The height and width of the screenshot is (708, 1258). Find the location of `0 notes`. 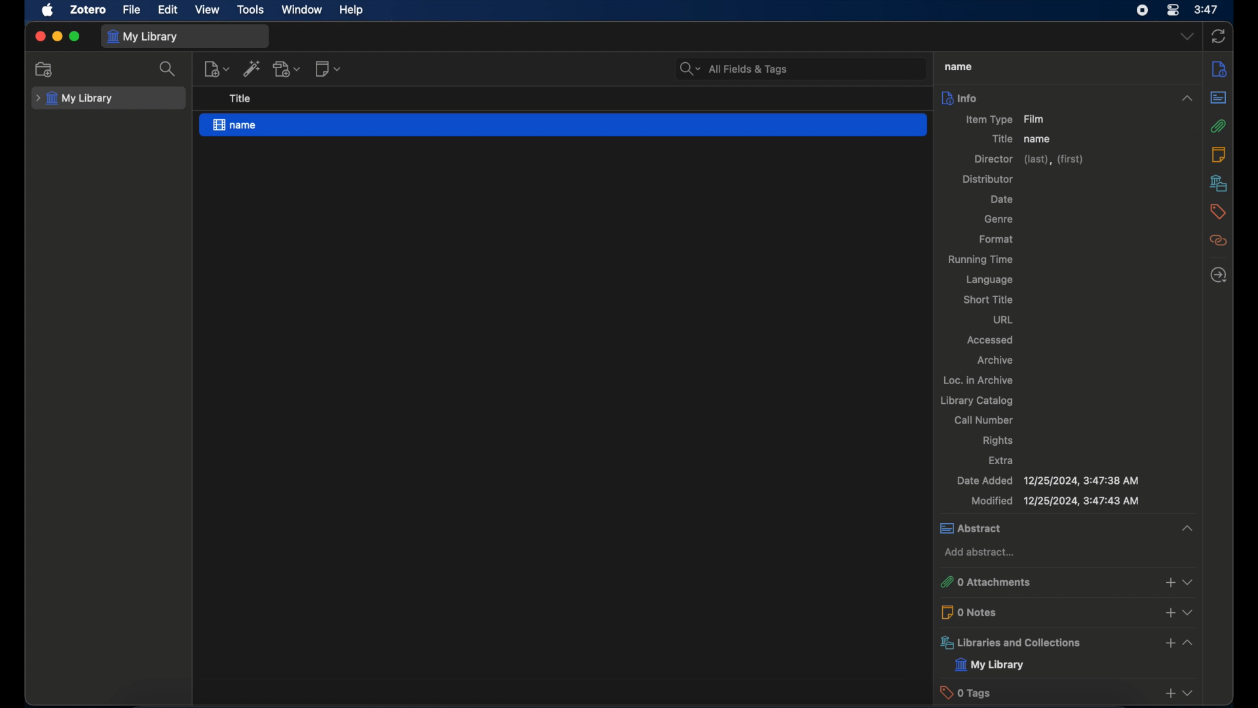

0 notes is located at coordinates (1047, 612).